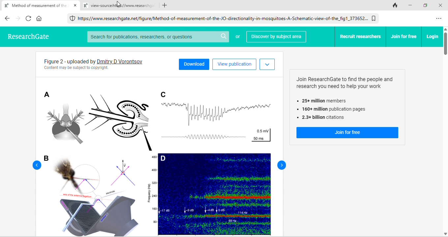 The image size is (448, 237). I want to click on view publication, so click(235, 64).